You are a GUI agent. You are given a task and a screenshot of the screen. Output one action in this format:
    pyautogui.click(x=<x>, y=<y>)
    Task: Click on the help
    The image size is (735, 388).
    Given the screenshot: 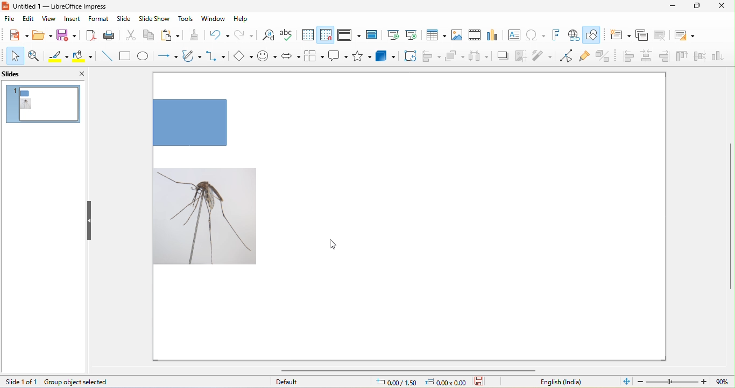 What is the action you would take?
    pyautogui.click(x=243, y=20)
    